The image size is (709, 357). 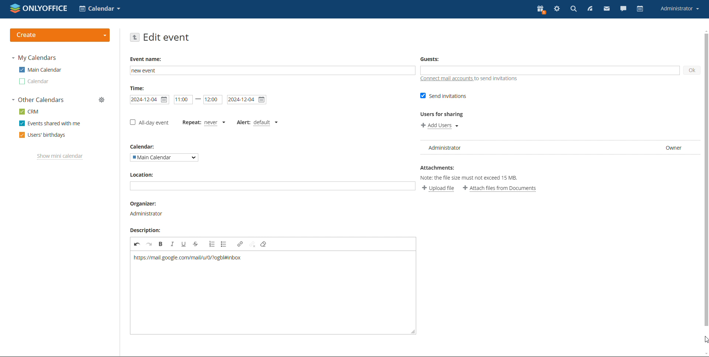 What do you see at coordinates (240, 244) in the screenshot?
I see `link` at bounding box center [240, 244].